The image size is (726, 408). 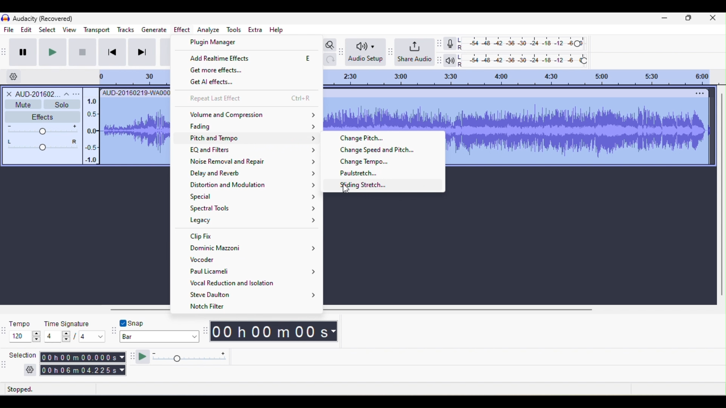 I want to click on share audio, so click(x=415, y=51).